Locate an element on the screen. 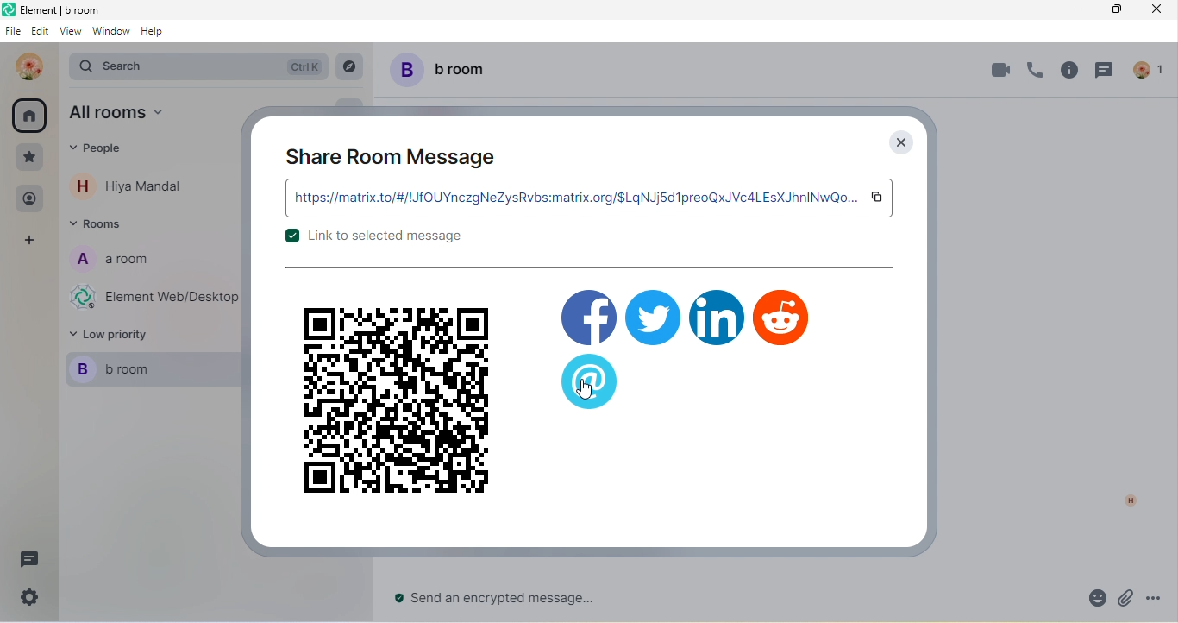 This screenshot has width=1178, height=623. file is located at coordinates (12, 33).